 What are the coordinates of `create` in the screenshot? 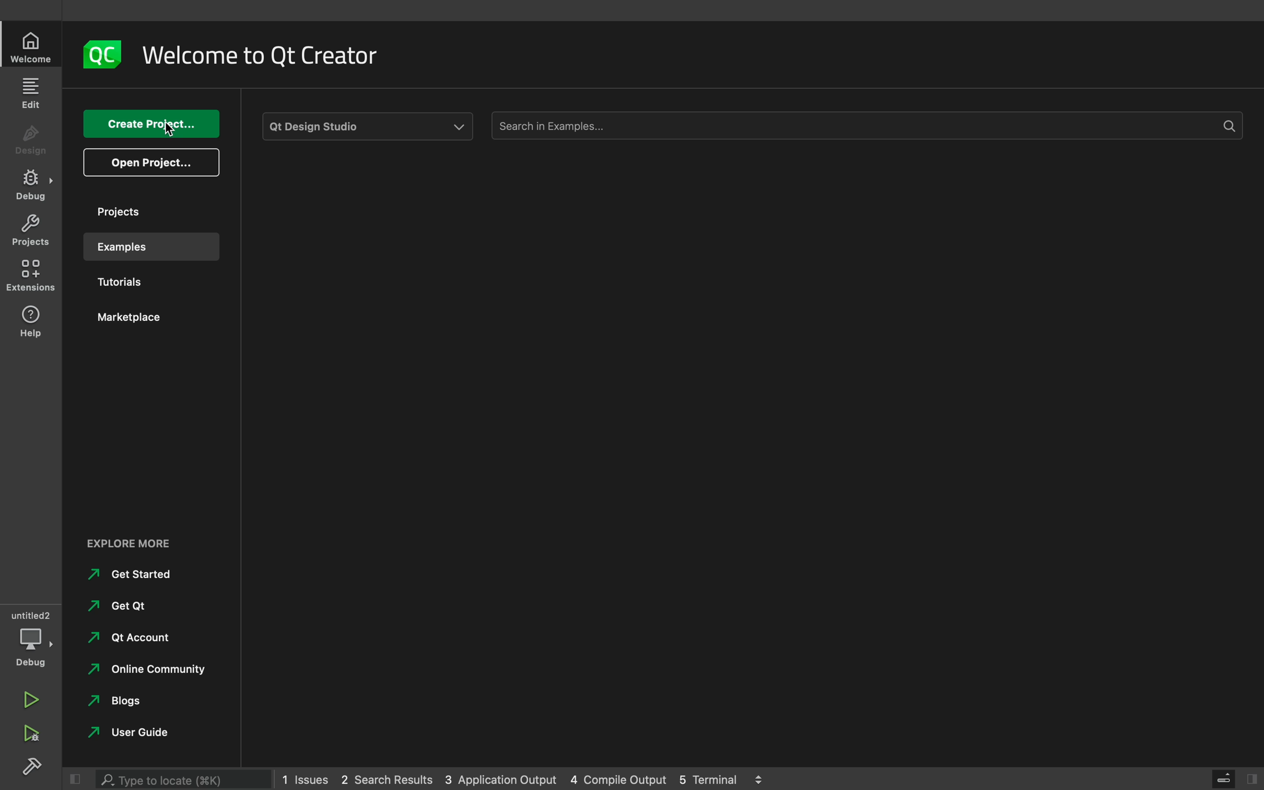 It's located at (150, 124).